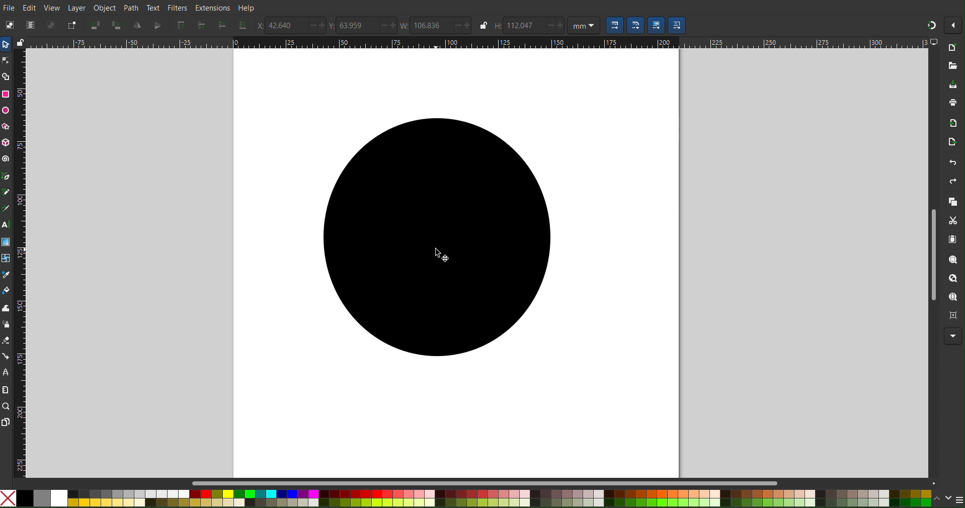  Describe the element at coordinates (953, 241) in the screenshot. I see `Paste` at that location.